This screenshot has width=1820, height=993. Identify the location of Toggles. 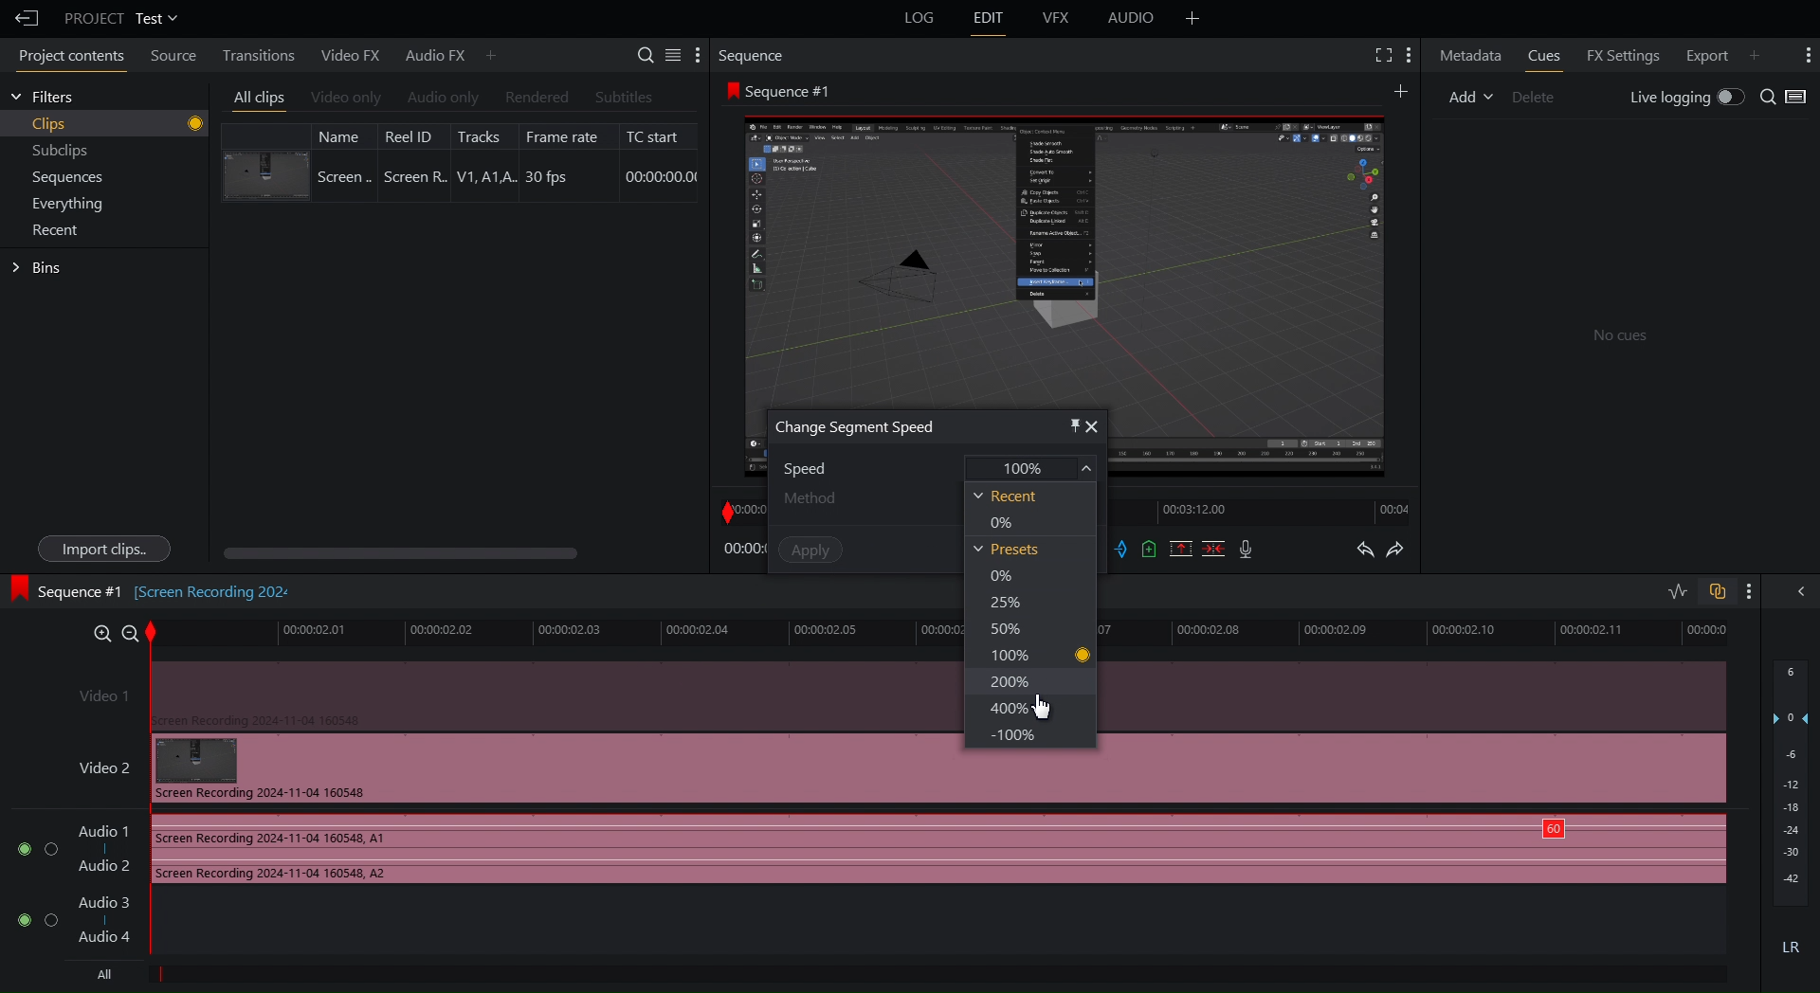
(1697, 593).